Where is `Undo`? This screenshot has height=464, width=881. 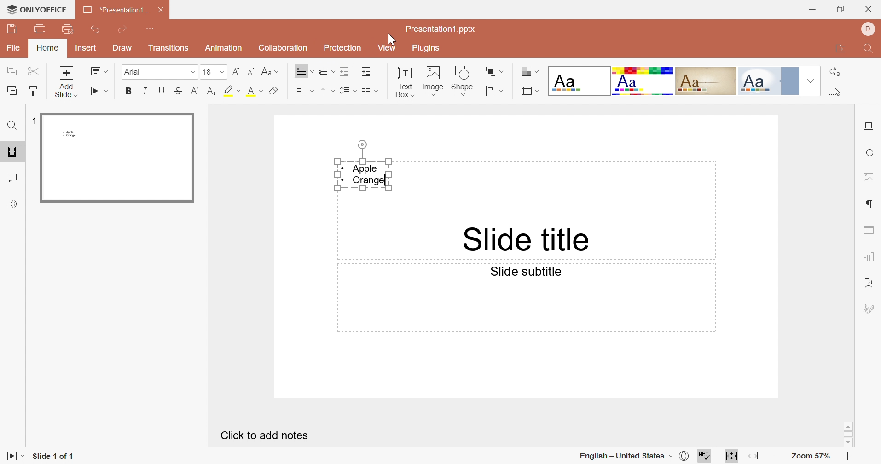 Undo is located at coordinates (96, 30).